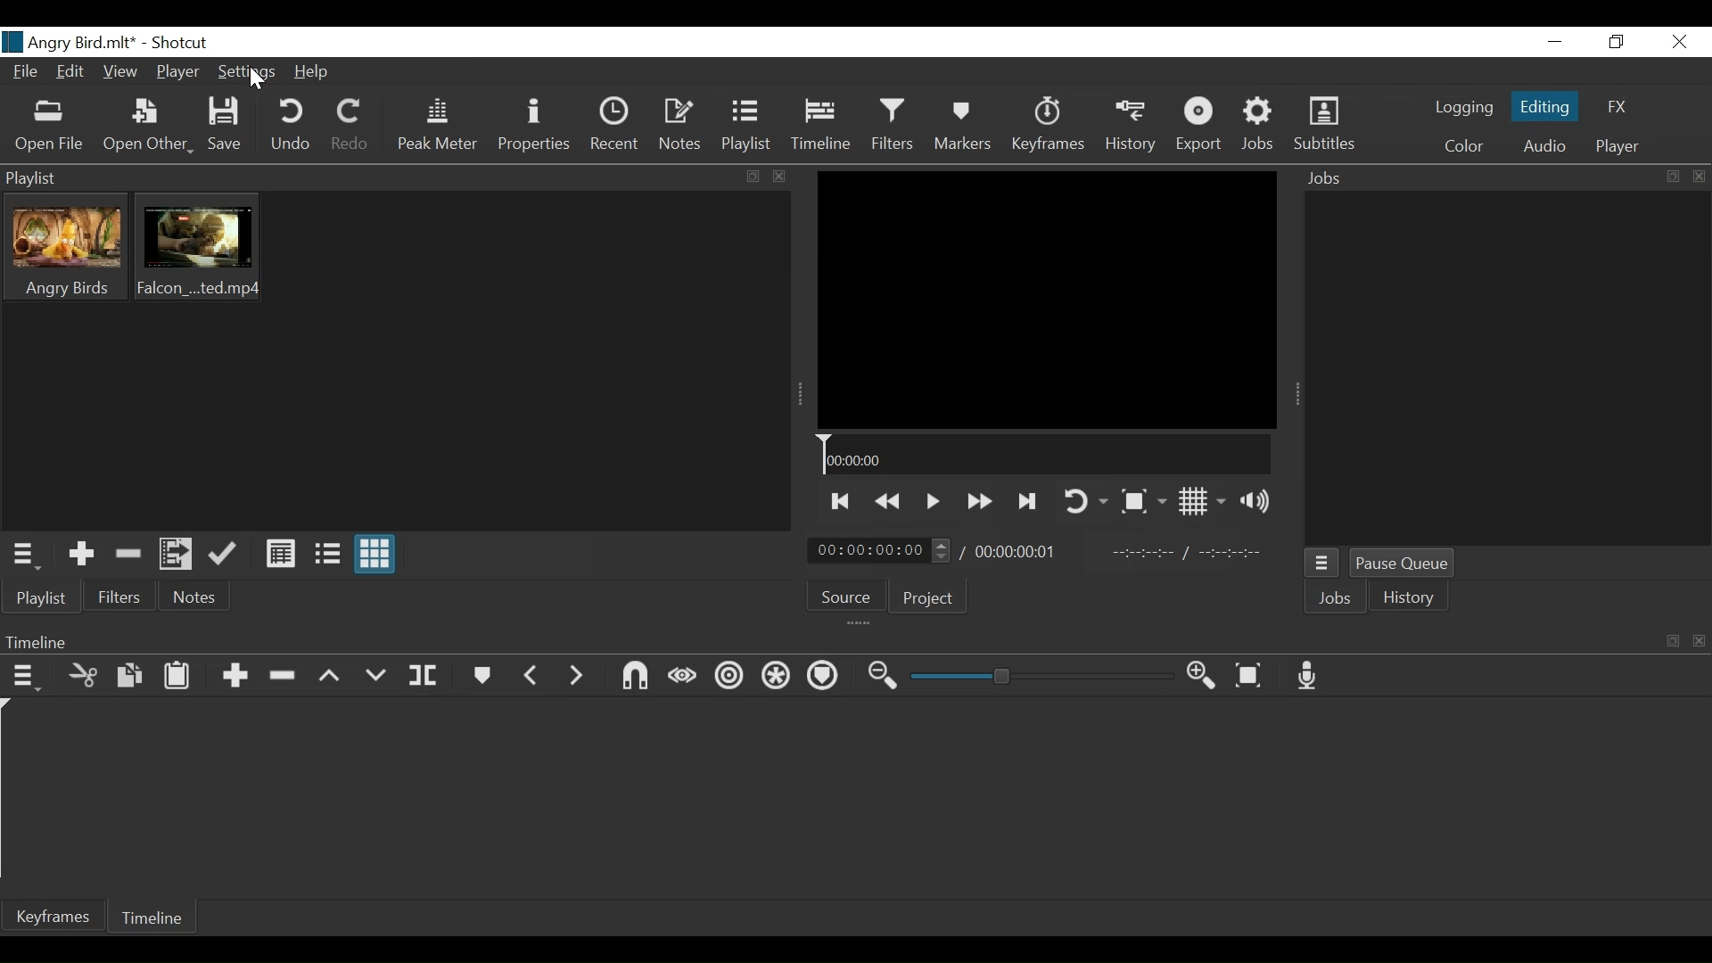  I want to click on Notes, so click(684, 123).